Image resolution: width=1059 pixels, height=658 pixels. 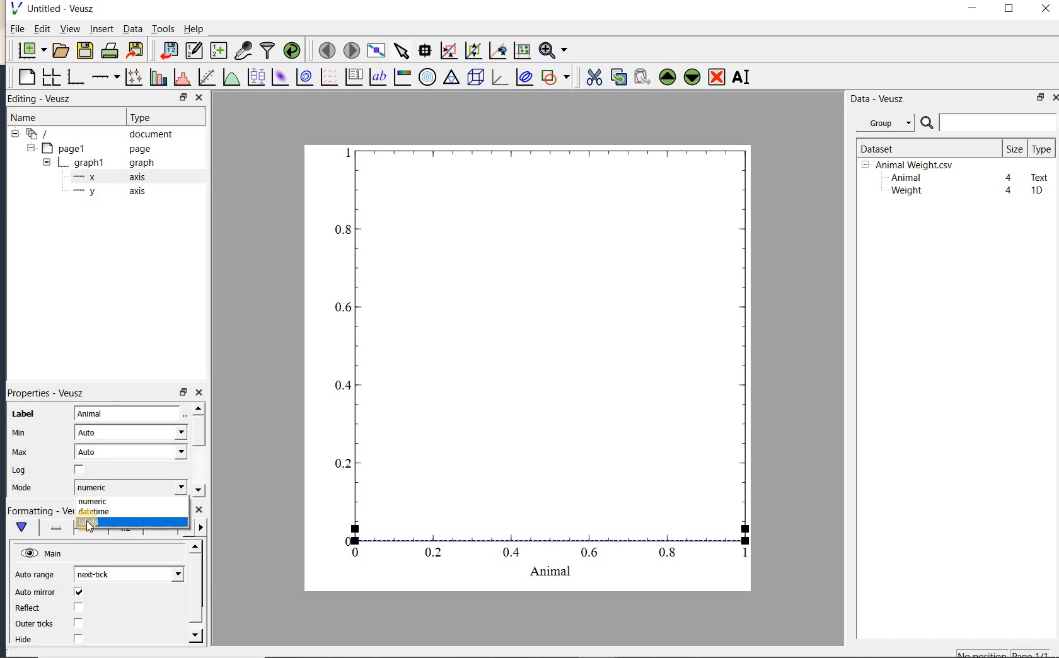 I want to click on move the selected widget down, so click(x=692, y=77).